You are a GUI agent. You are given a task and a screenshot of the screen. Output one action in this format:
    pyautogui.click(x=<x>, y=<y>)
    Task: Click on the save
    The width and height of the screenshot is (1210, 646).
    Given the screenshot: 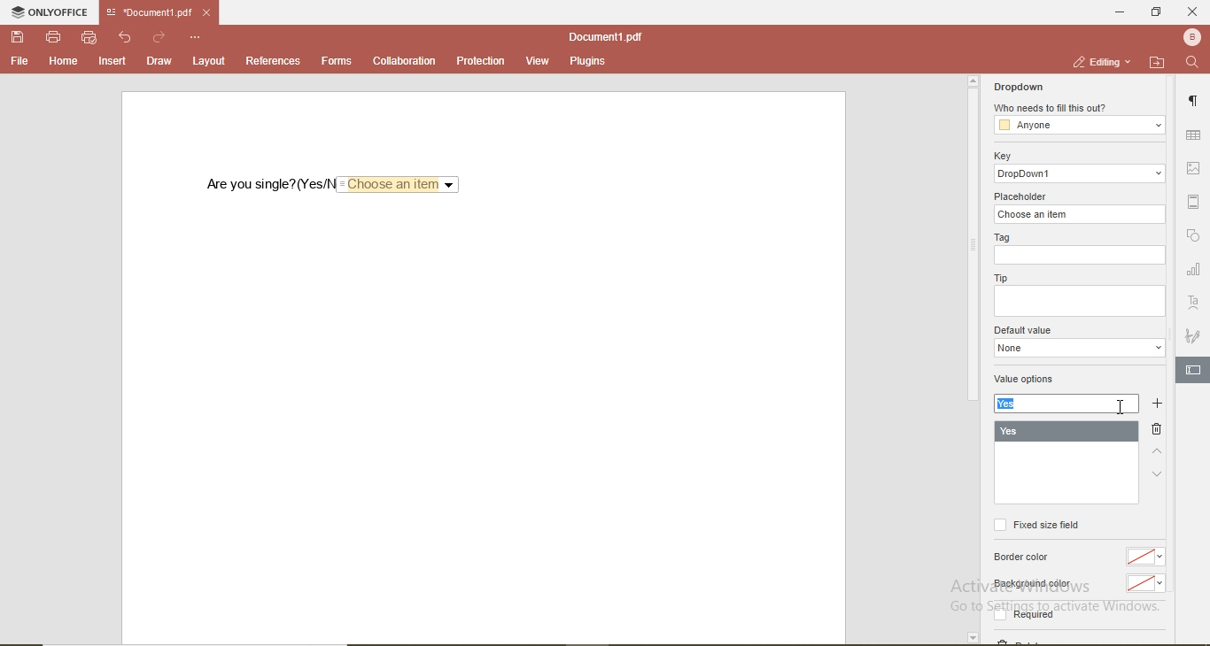 What is the action you would take?
    pyautogui.click(x=18, y=37)
    